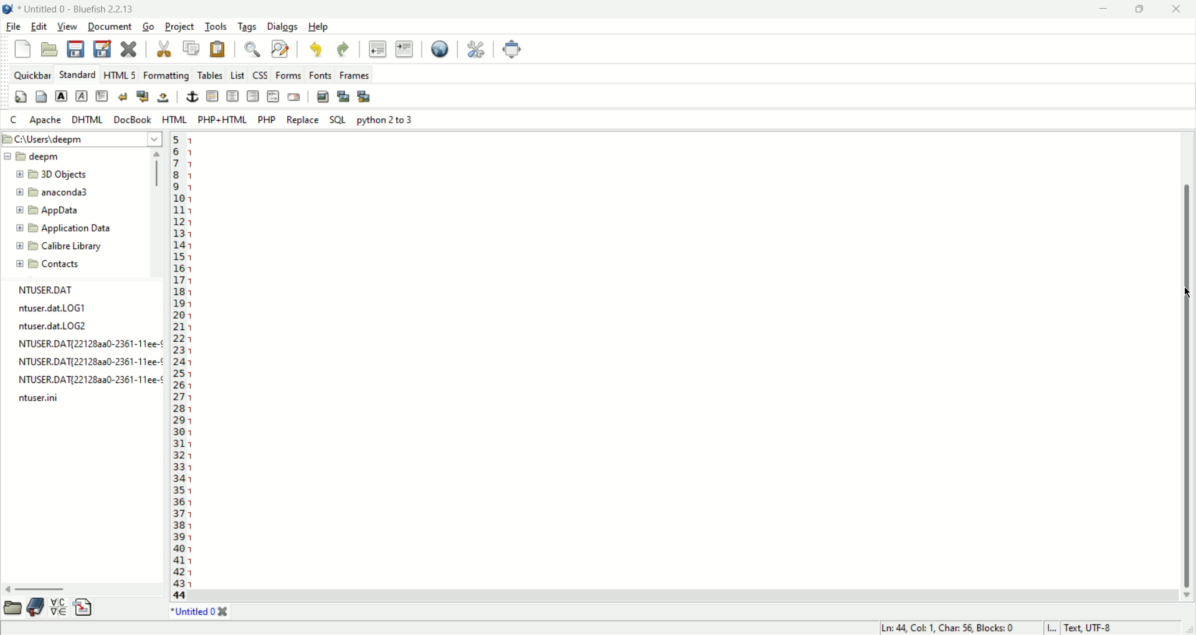  What do you see at coordinates (60, 607) in the screenshot?
I see `charmap` at bounding box center [60, 607].